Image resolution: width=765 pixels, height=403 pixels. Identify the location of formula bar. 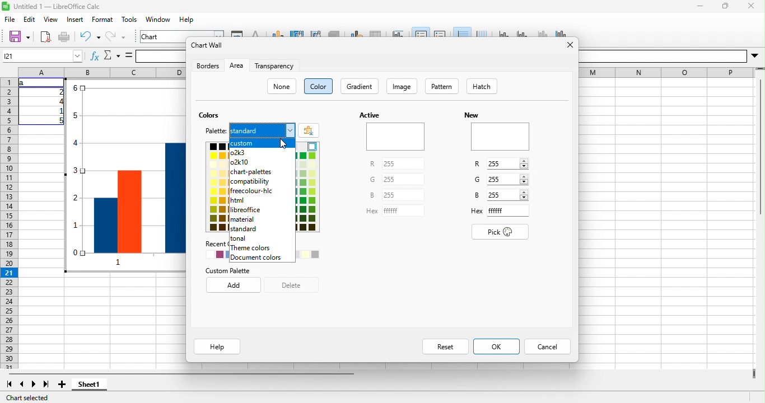
(161, 57).